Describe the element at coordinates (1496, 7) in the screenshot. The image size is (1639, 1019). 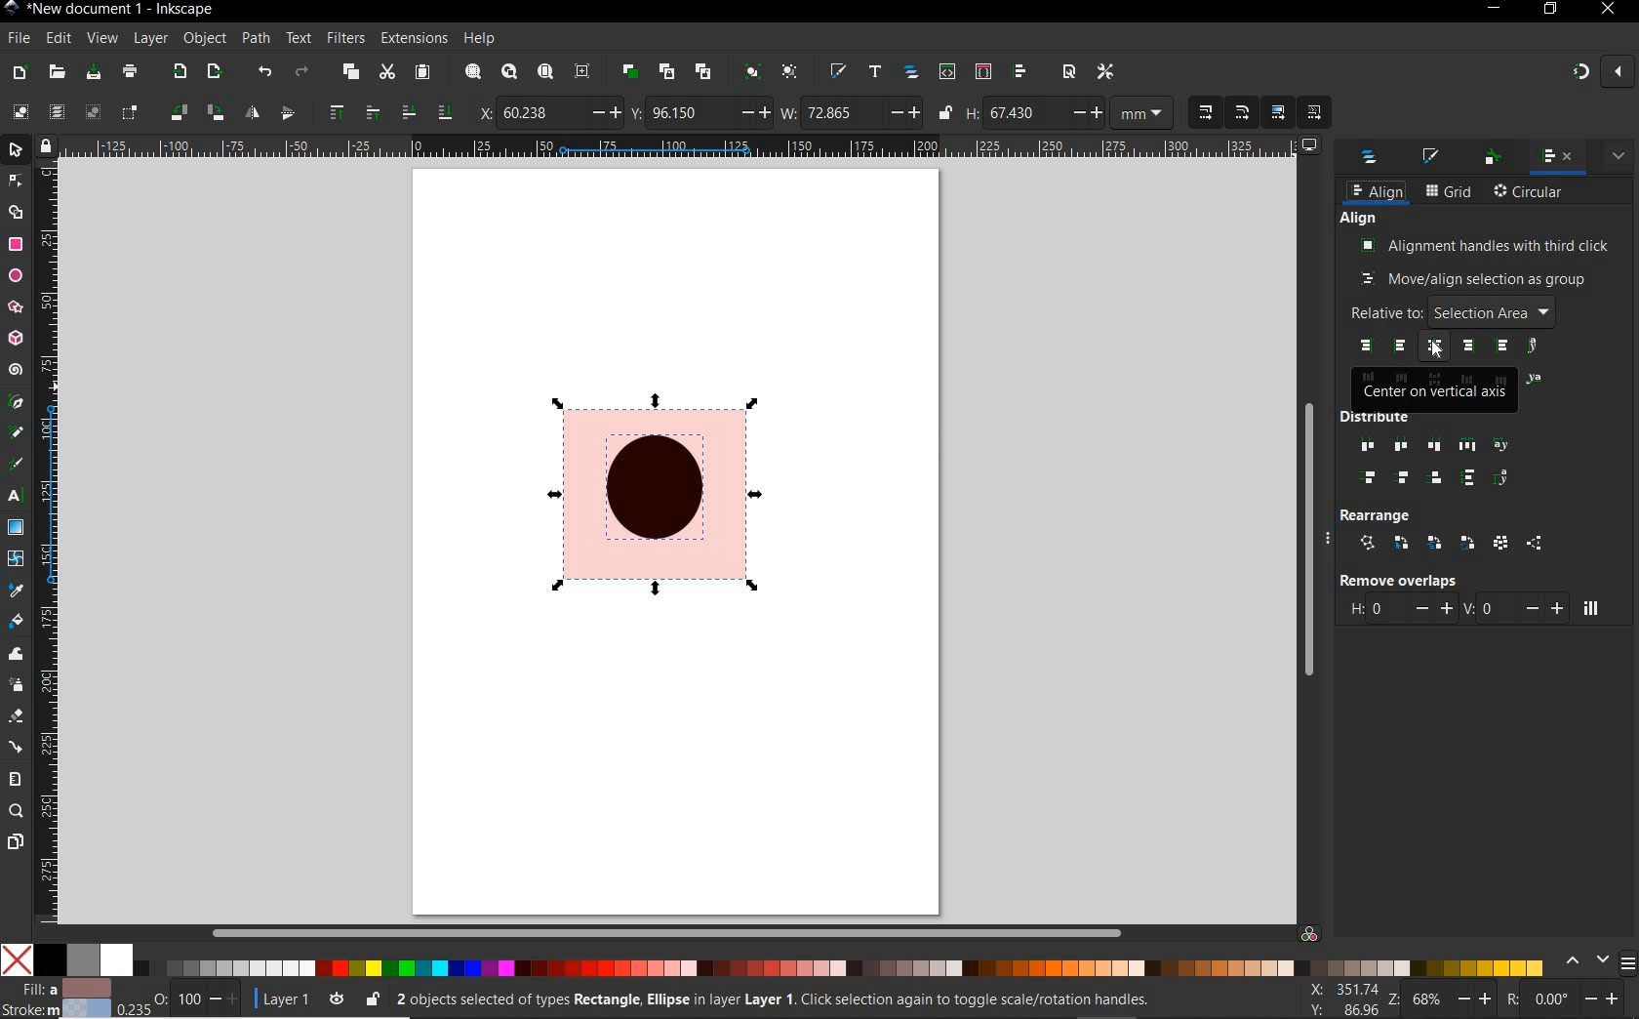
I see `minimize` at that location.